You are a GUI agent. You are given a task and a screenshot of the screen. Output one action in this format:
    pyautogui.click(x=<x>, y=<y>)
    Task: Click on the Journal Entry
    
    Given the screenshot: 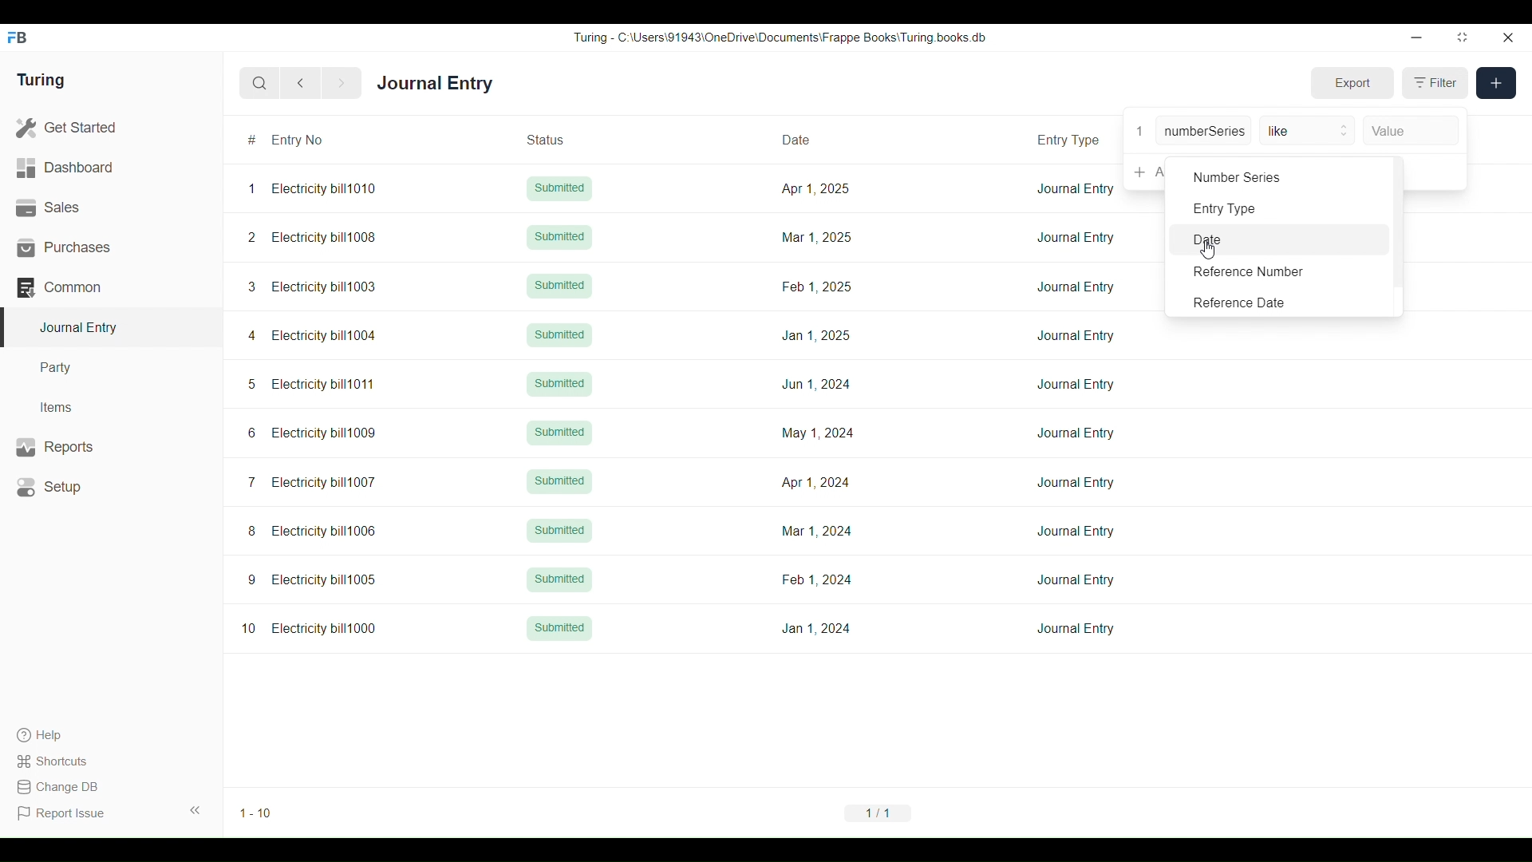 What is the action you would take?
    pyautogui.click(x=1076, y=433)
    